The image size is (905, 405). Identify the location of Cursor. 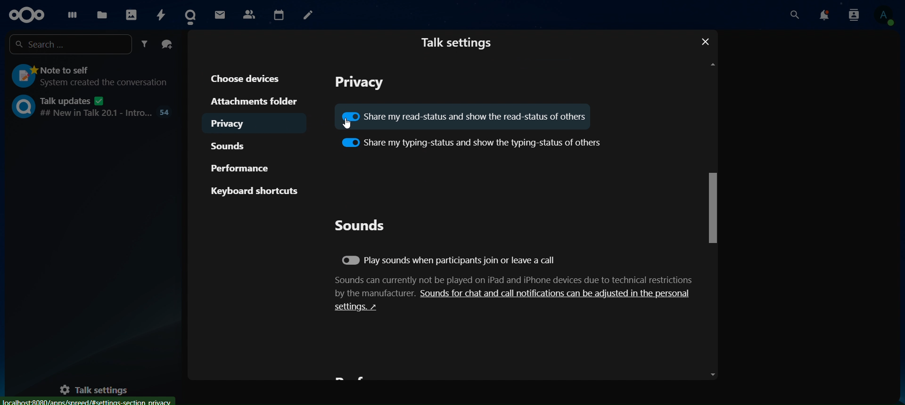
(347, 125).